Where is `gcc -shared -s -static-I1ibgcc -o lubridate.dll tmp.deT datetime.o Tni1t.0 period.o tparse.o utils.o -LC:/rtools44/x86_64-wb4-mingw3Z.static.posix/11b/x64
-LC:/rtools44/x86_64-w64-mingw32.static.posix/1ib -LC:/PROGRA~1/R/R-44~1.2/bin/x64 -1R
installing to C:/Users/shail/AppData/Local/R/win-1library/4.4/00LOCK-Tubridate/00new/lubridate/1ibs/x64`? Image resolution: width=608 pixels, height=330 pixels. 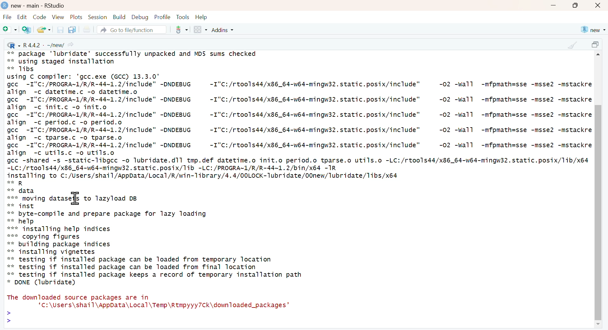 gcc -shared -s -static-I1ibgcc -o lubridate.dll tmp.deT datetime.o Tni1t.0 period.o tparse.o utils.o -LC:/rtools44/x86_64-wb4-mingw3Z.static.posix/11b/x64
-LC:/rtools44/x86_64-w64-mingw32.static.posix/1ib -LC:/PROGRA~1/R/R-44~1.2/bin/x64 -1R
installing to C:/Users/shail/AppData/Local/R/win-1library/4.4/00LOCK-Tubridate/00new/lubridate/1ibs/x64 is located at coordinates (298, 168).